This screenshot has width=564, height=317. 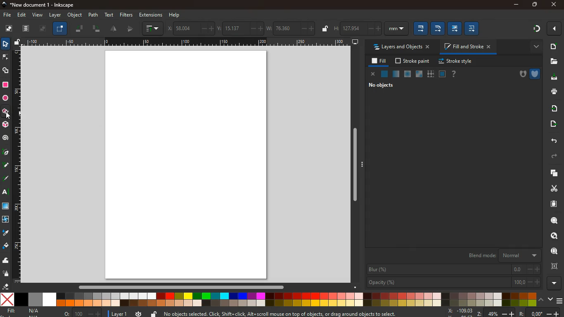 What do you see at coordinates (5, 57) in the screenshot?
I see `edge` at bounding box center [5, 57].